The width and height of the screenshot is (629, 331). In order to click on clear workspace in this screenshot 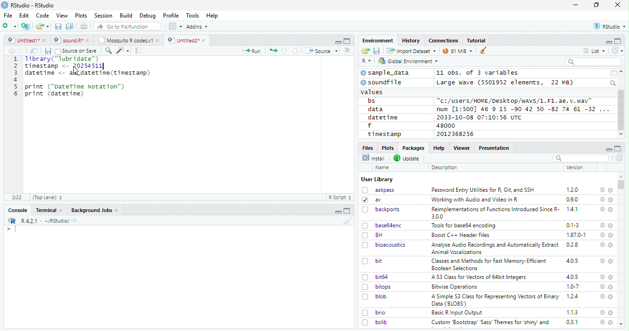, I will do `click(346, 220)`.